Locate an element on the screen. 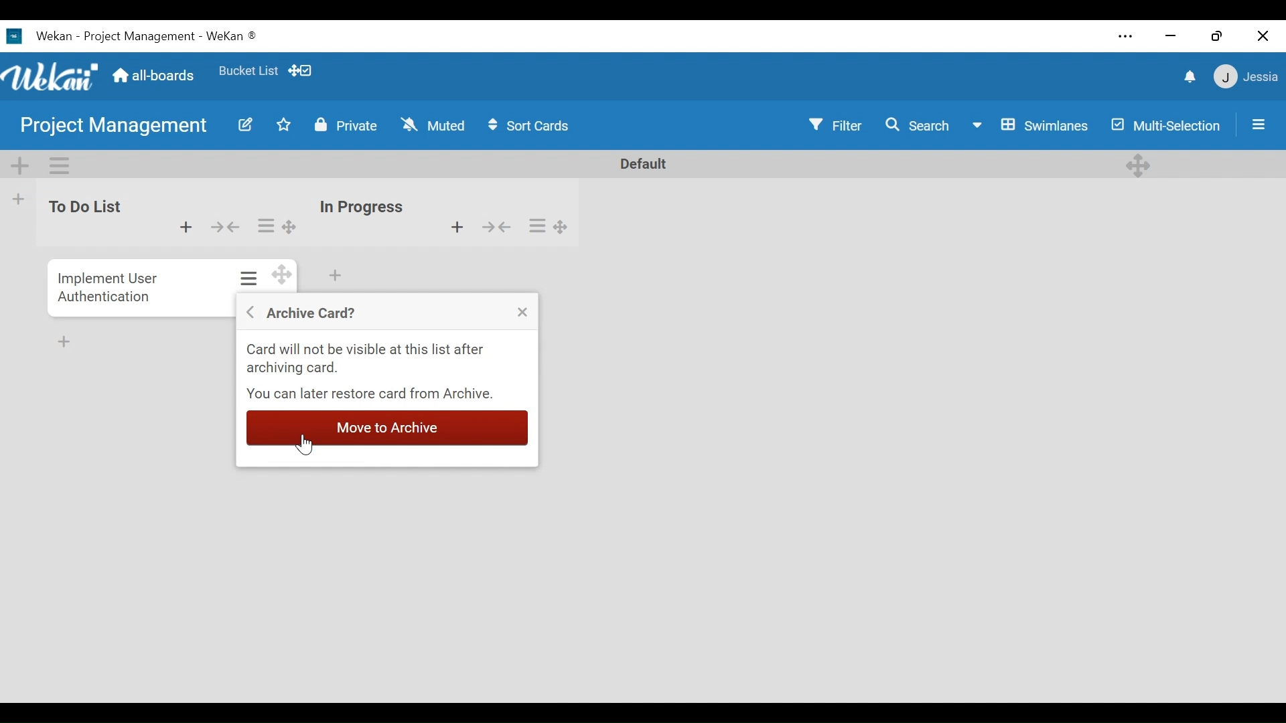 This screenshot has height=723, width=1286. Sort Card is located at coordinates (535, 126).